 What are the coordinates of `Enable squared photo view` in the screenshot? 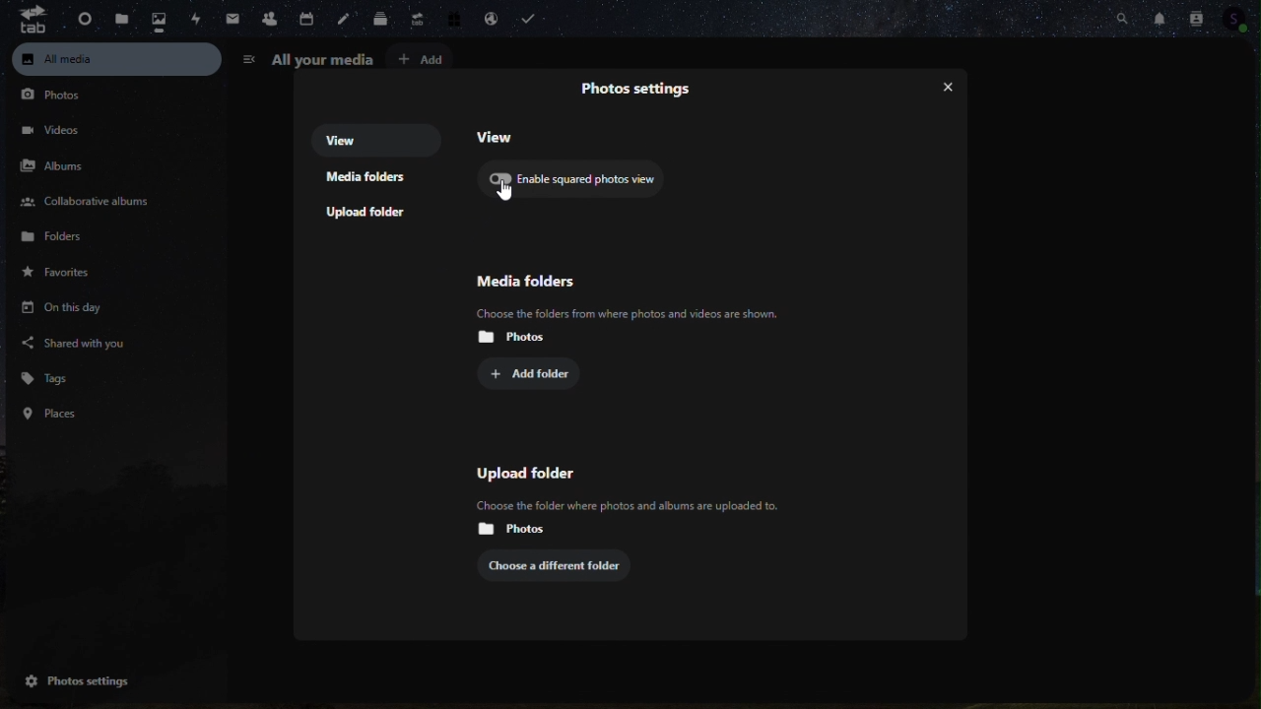 It's located at (580, 182).